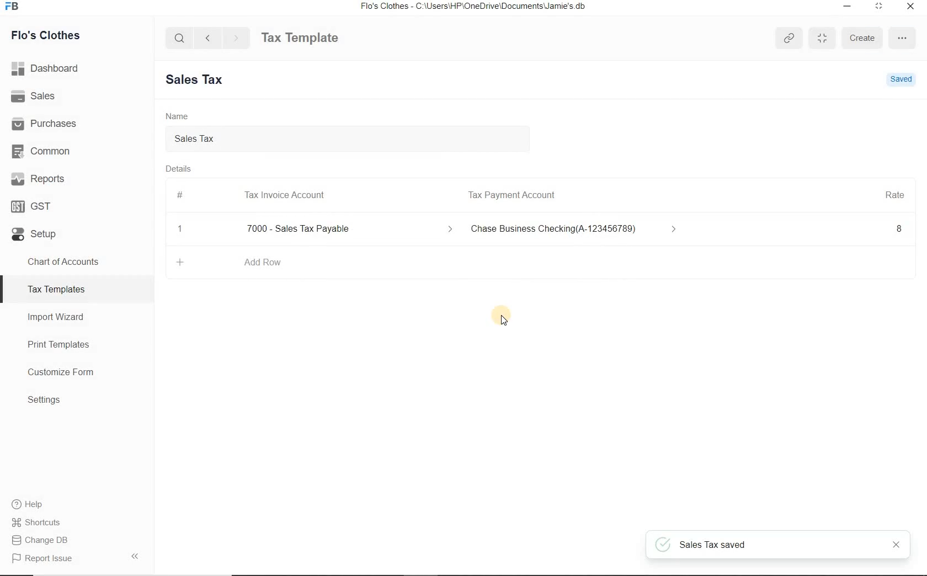  Describe the element at coordinates (779, 545) in the screenshot. I see `Sales Tax Saved` at that location.